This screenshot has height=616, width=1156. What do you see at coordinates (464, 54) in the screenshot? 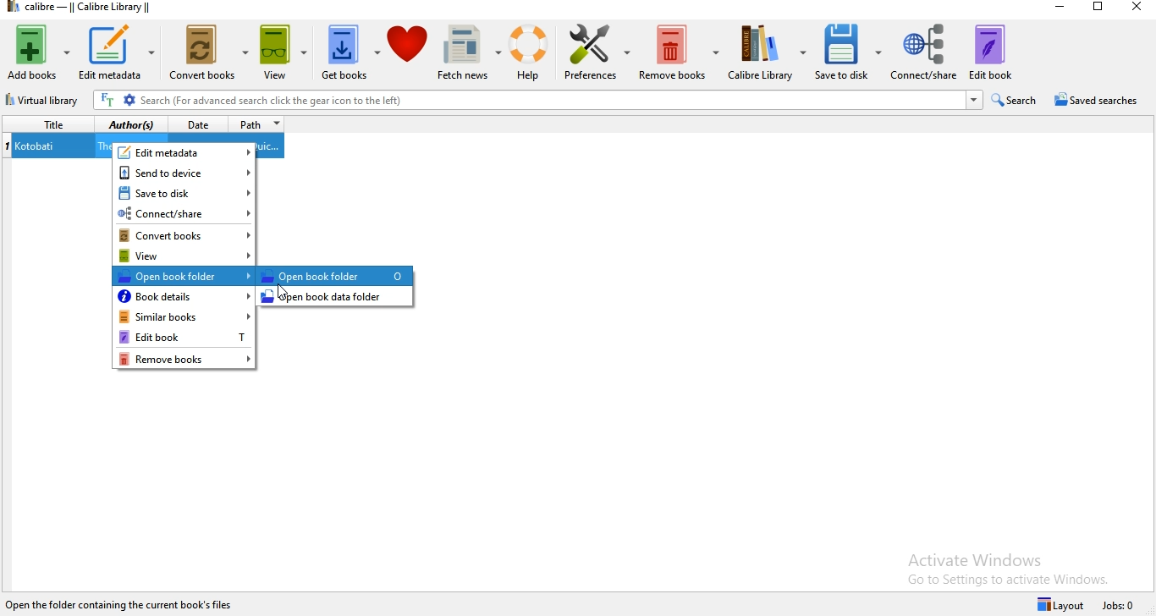
I see `fetch news` at bounding box center [464, 54].